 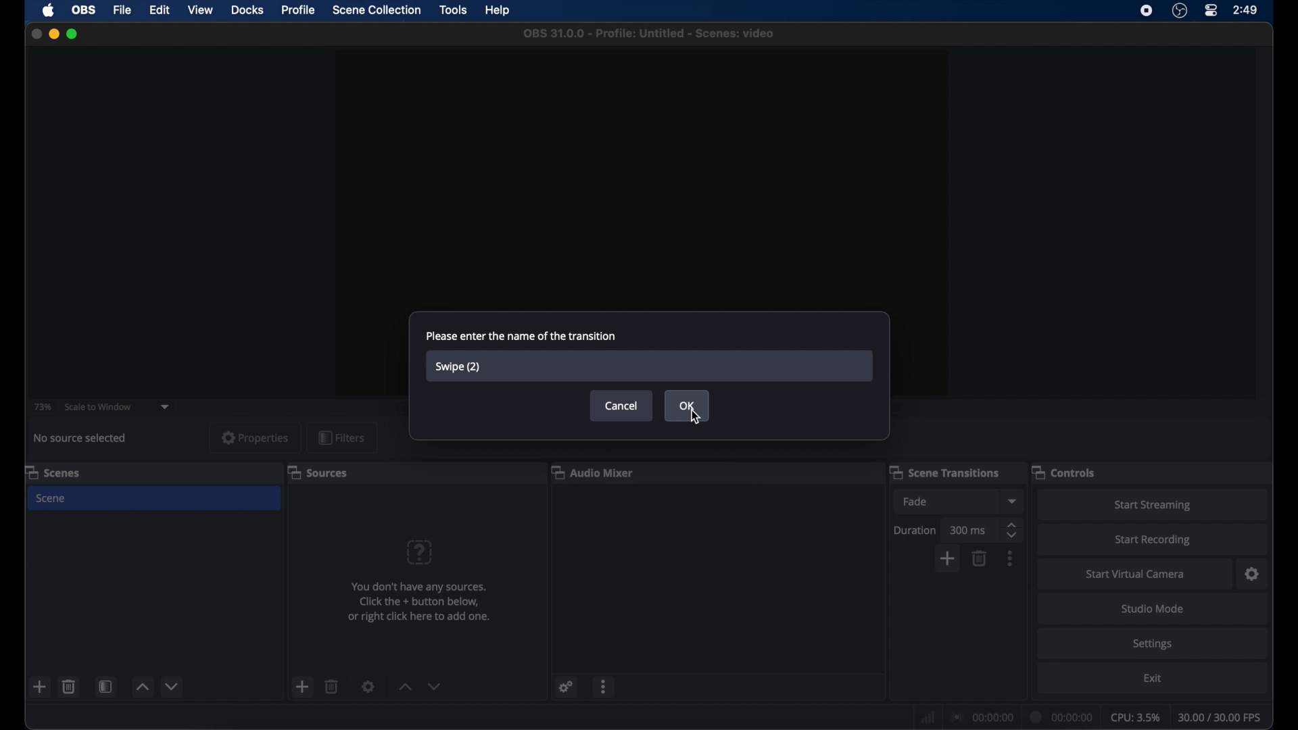 What do you see at coordinates (435, 686) in the screenshot?
I see `decrement` at bounding box center [435, 686].